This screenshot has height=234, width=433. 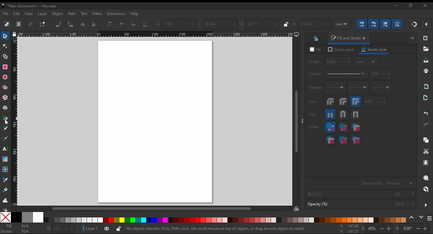 I want to click on extensions, so click(x=116, y=15).